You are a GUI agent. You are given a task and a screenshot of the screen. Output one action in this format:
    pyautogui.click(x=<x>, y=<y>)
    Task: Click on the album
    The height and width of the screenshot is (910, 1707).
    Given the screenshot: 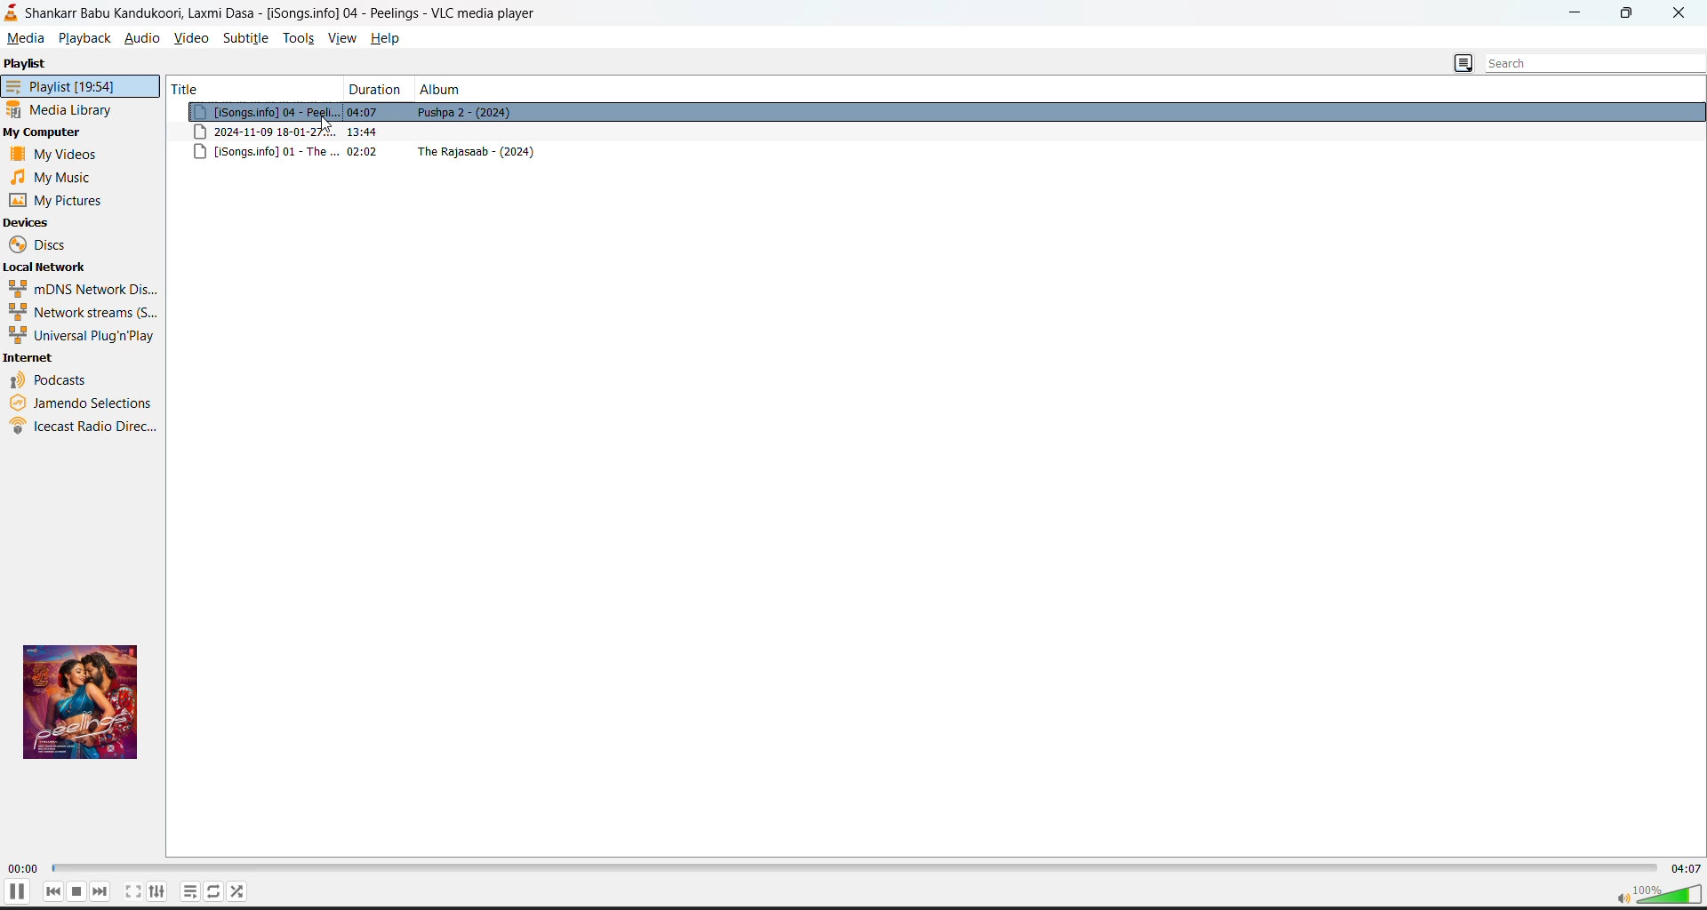 What is the action you would take?
    pyautogui.click(x=443, y=89)
    